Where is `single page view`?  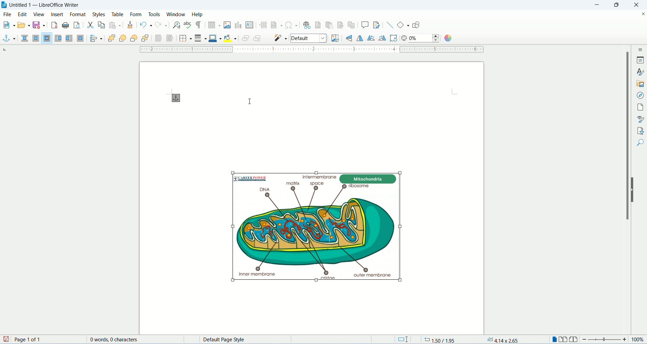 single page view is located at coordinates (553, 340).